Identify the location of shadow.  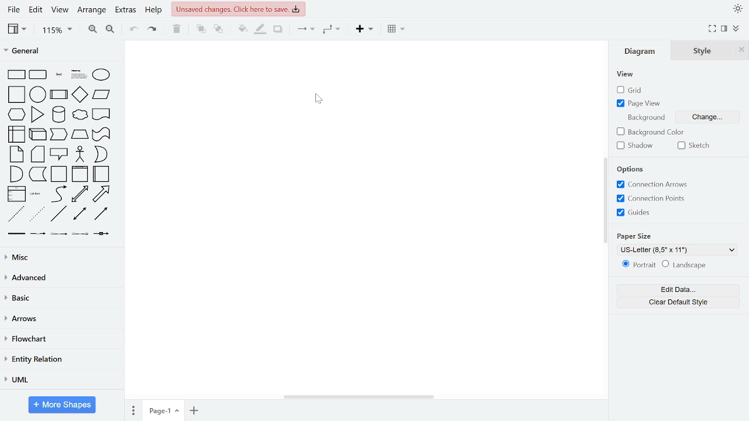
(636, 147).